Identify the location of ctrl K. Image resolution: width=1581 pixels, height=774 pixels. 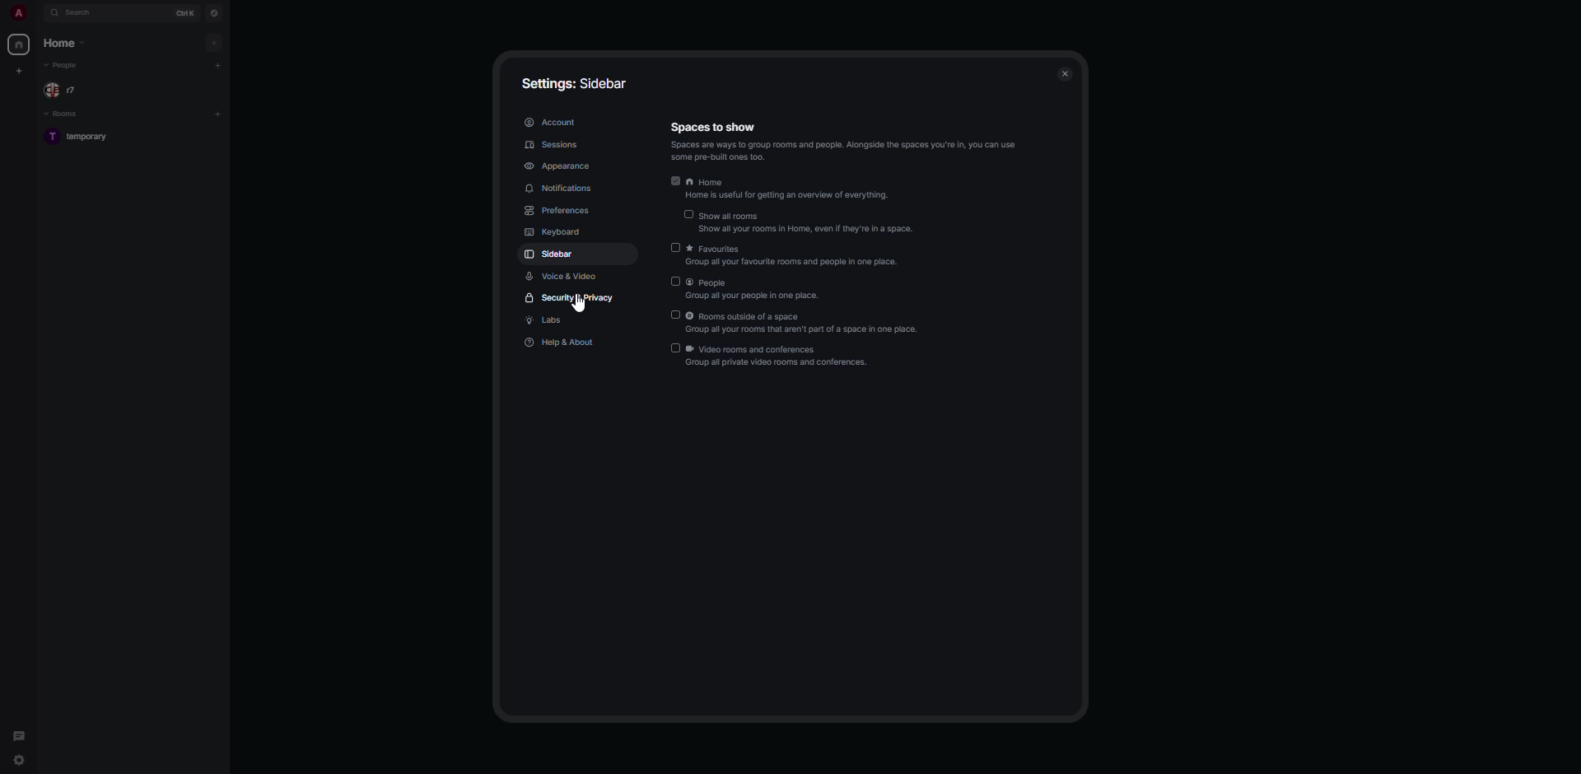
(186, 12).